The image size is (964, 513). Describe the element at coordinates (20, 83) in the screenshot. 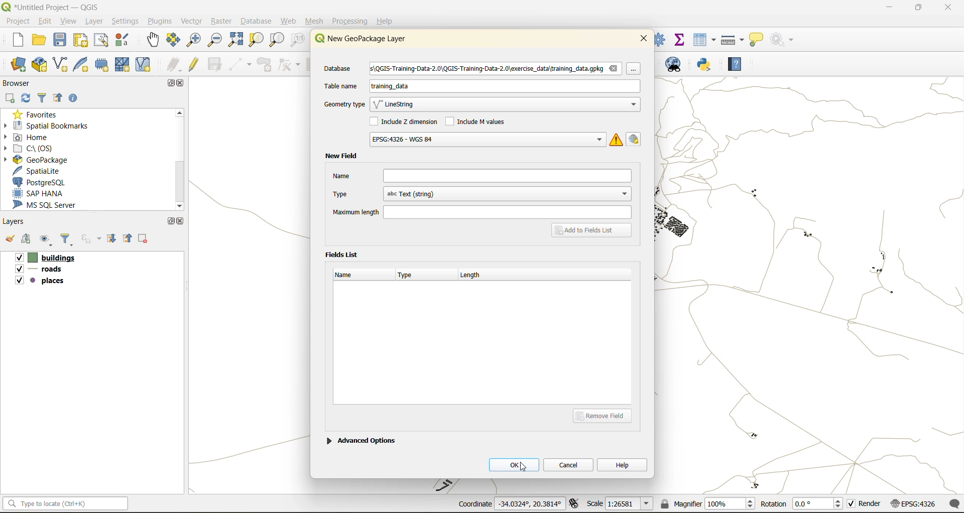

I see `browser` at that location.